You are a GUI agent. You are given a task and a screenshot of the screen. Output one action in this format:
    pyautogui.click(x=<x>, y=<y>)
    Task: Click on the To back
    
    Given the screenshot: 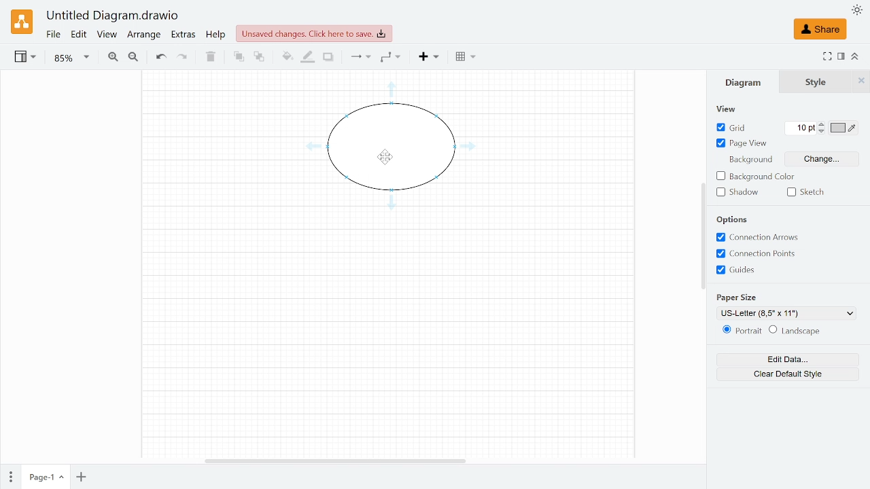 What is the action you would take?
    pyautogui.click(x=258, y=58)
    